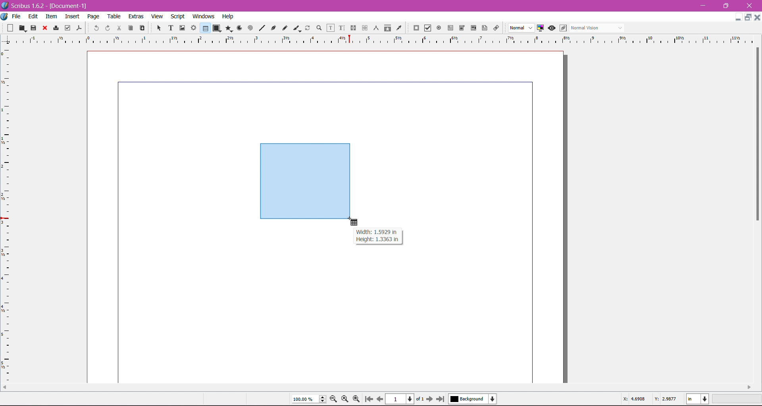  Describe the element at coordinates (216, 28) in the screenshot. I see `Shapes` at that location.